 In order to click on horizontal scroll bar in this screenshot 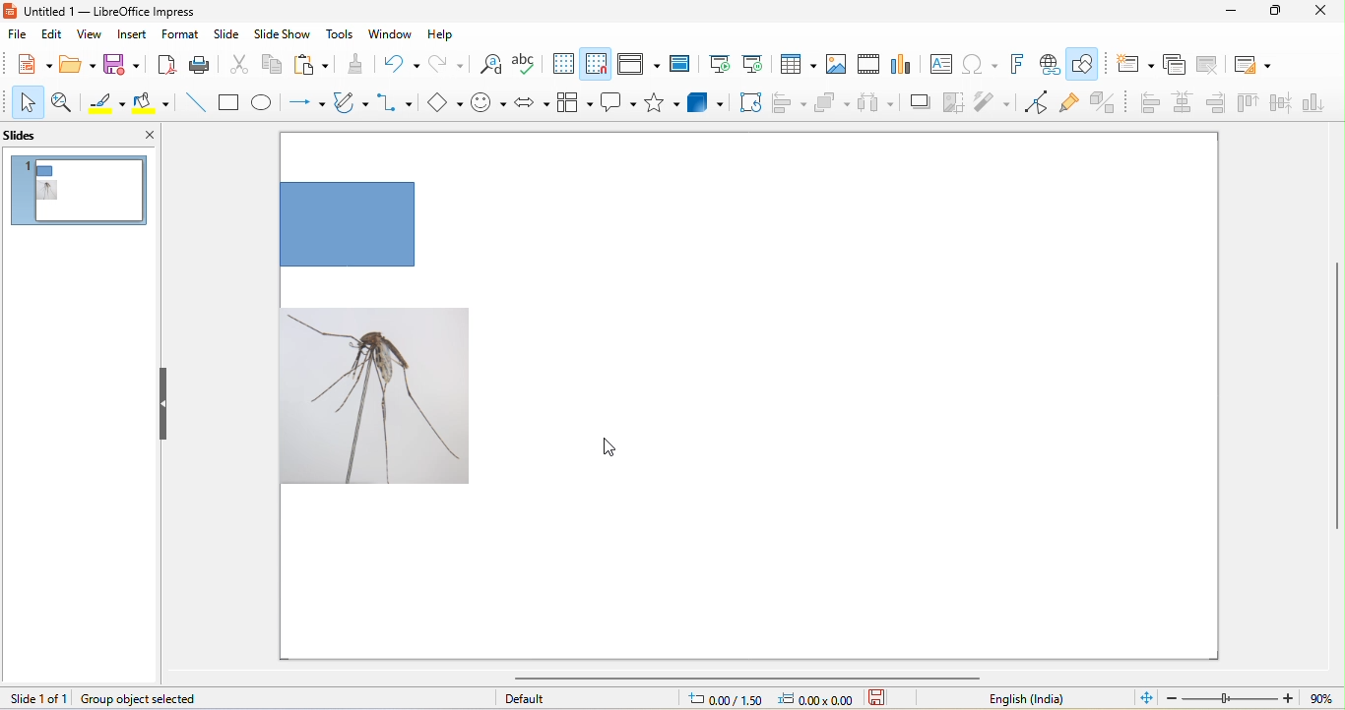, I will do `click(753, 678)`.